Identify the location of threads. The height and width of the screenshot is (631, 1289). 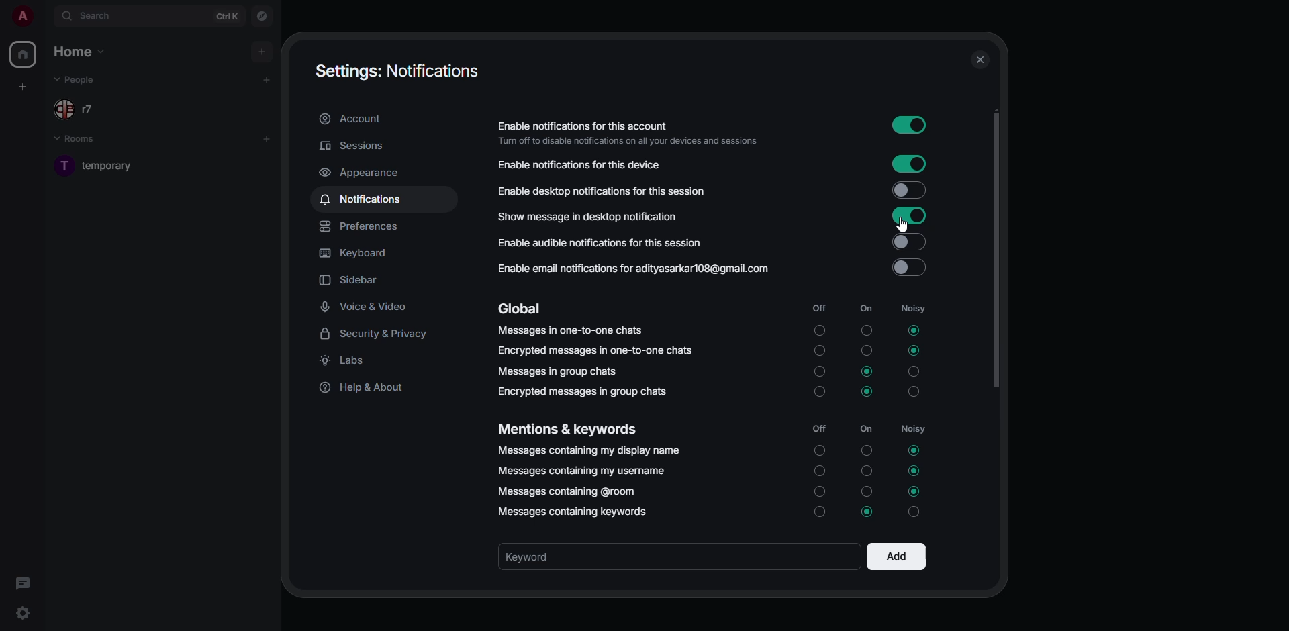
(22, 583).